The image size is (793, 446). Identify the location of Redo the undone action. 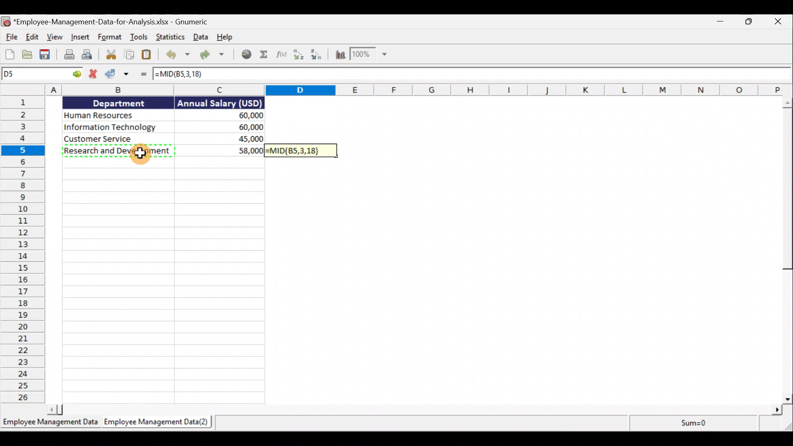
(214, 55).